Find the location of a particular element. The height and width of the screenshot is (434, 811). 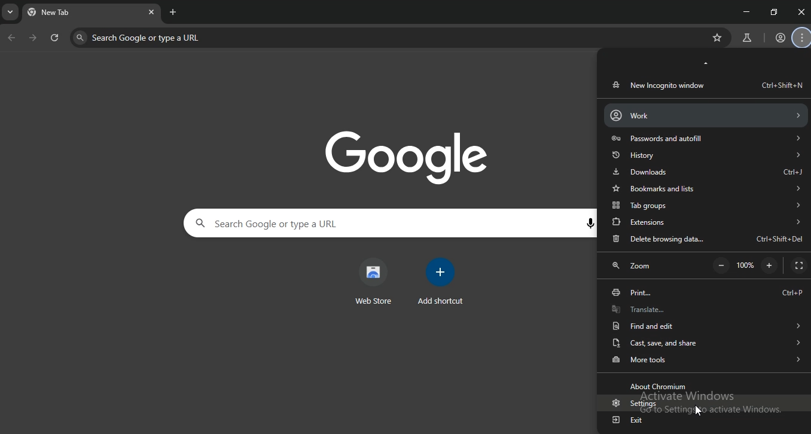

translate is located at coordinates (704, 308).